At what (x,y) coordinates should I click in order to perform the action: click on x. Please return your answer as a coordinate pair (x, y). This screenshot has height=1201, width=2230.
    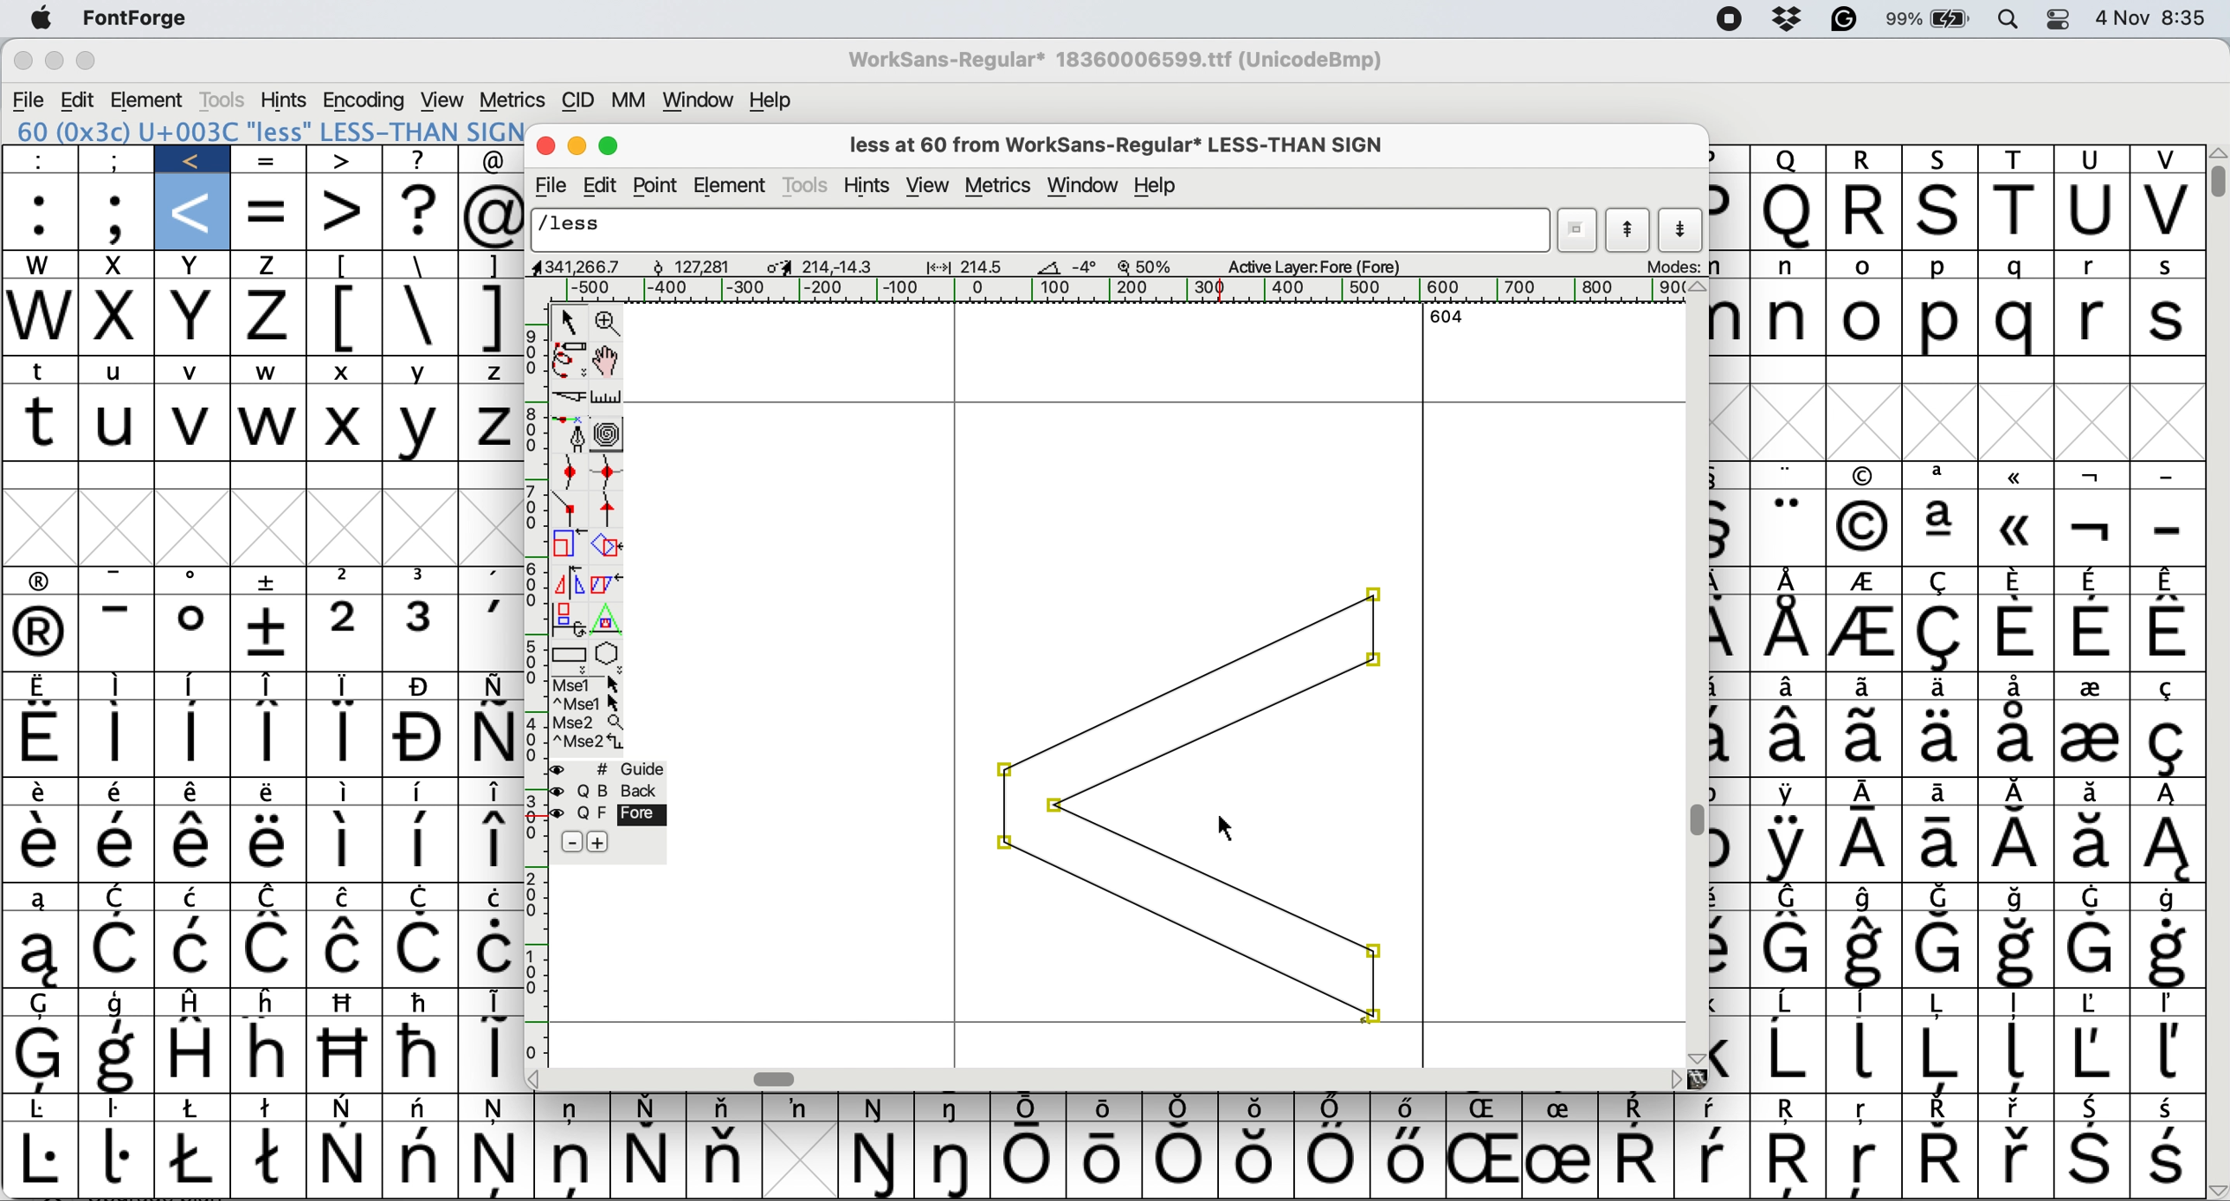
    Looking at the image, I should click on (119, 267).